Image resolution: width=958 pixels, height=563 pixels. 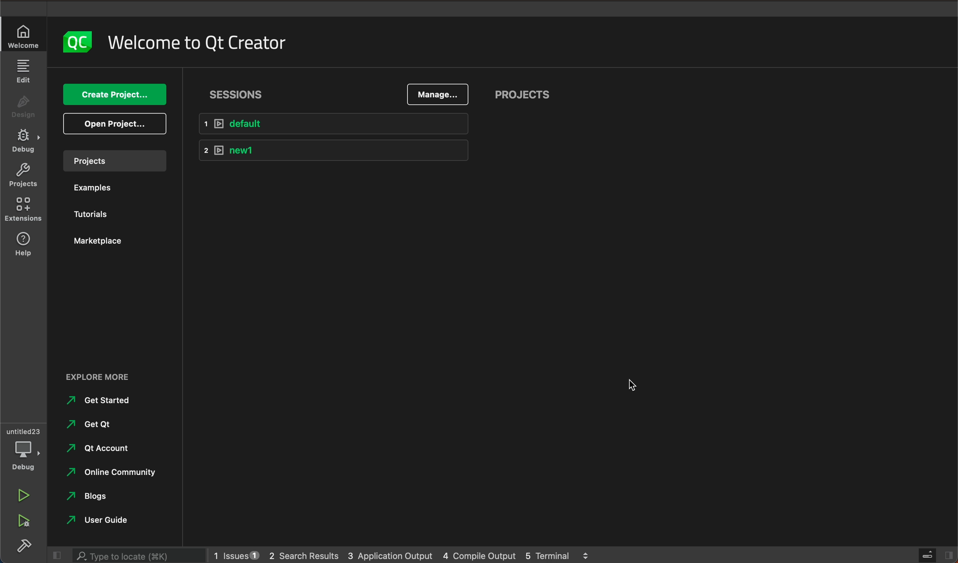 I want to click on close slide bar, so click(x=54, y=555).